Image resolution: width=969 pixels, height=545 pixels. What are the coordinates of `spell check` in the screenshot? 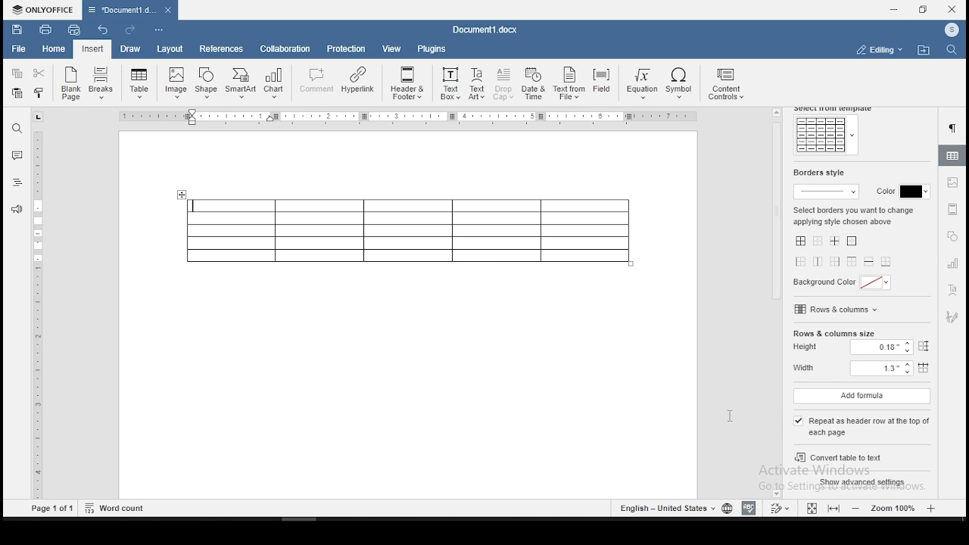 It's located at (749, 509).